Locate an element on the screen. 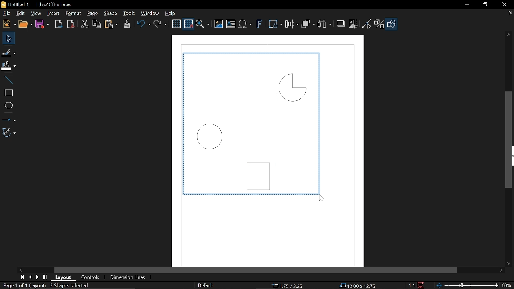 The height and width of the screenshot is (289, 514). undo is located at coordinates (144, 25).